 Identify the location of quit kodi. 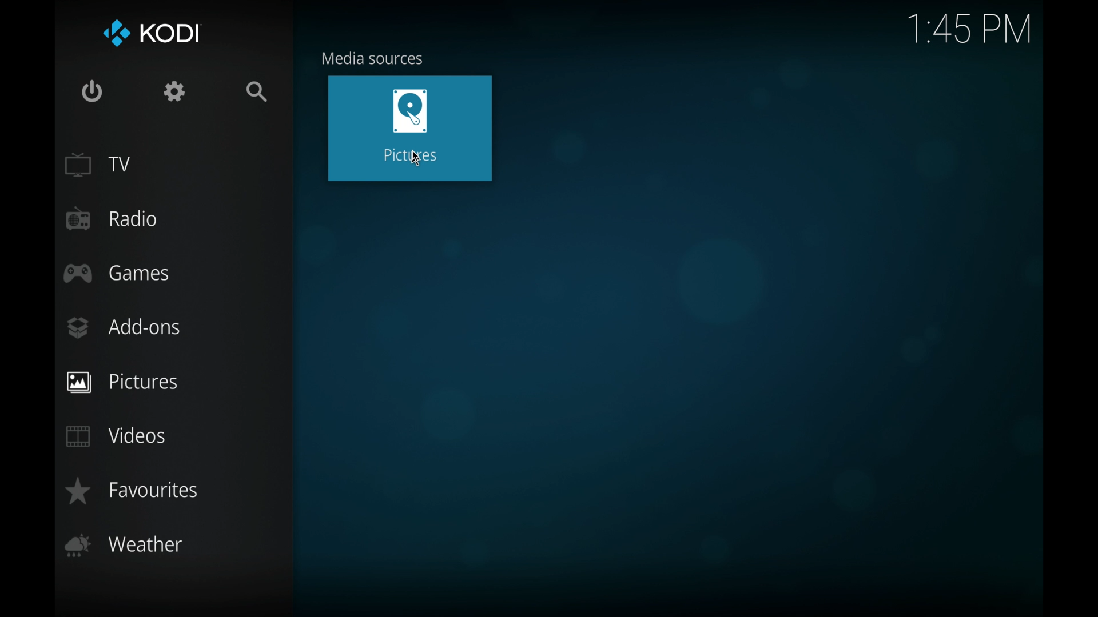
(91, 91).